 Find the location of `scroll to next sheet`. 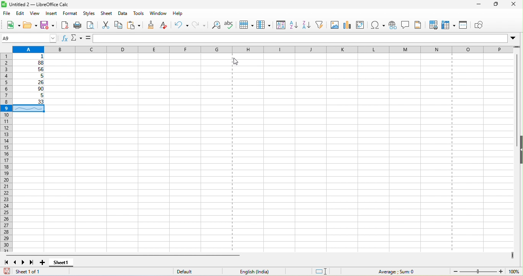

scroll to next sheet is located at coordinates (25, 263).